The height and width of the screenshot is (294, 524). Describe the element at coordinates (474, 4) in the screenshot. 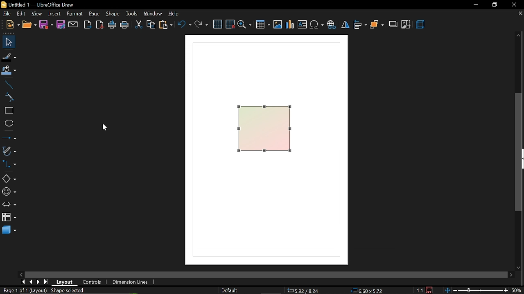

I see `Minimize` at that location.